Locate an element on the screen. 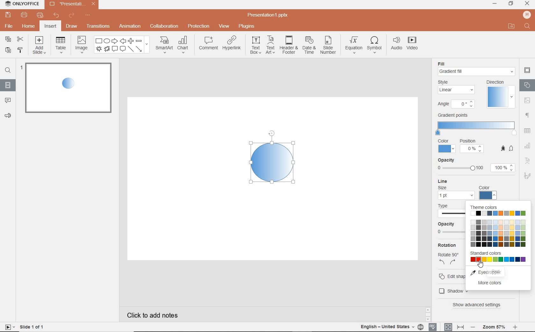 This screenshot has width=535, height=332. text box is located at coordinates (255, 45).